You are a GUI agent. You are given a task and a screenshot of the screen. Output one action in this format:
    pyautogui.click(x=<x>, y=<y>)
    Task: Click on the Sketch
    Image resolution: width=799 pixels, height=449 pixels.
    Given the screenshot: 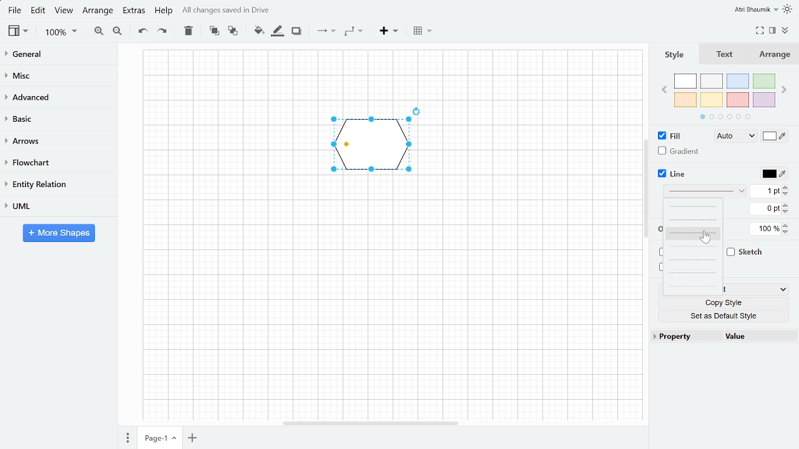 What is the action you would take?
    pyautogui.click(x=745, y=252)
    